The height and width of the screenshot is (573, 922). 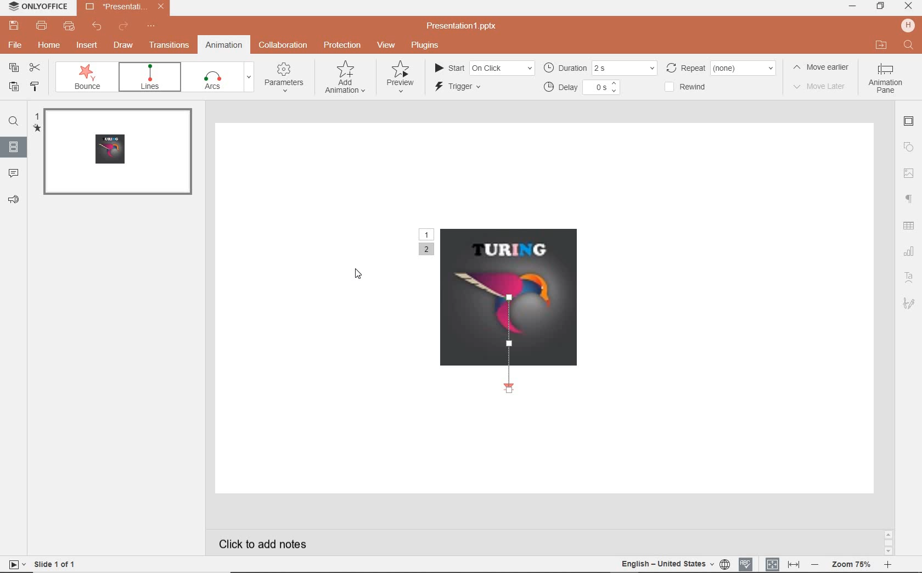 I want to click on redo, so click(x=122, y=26).